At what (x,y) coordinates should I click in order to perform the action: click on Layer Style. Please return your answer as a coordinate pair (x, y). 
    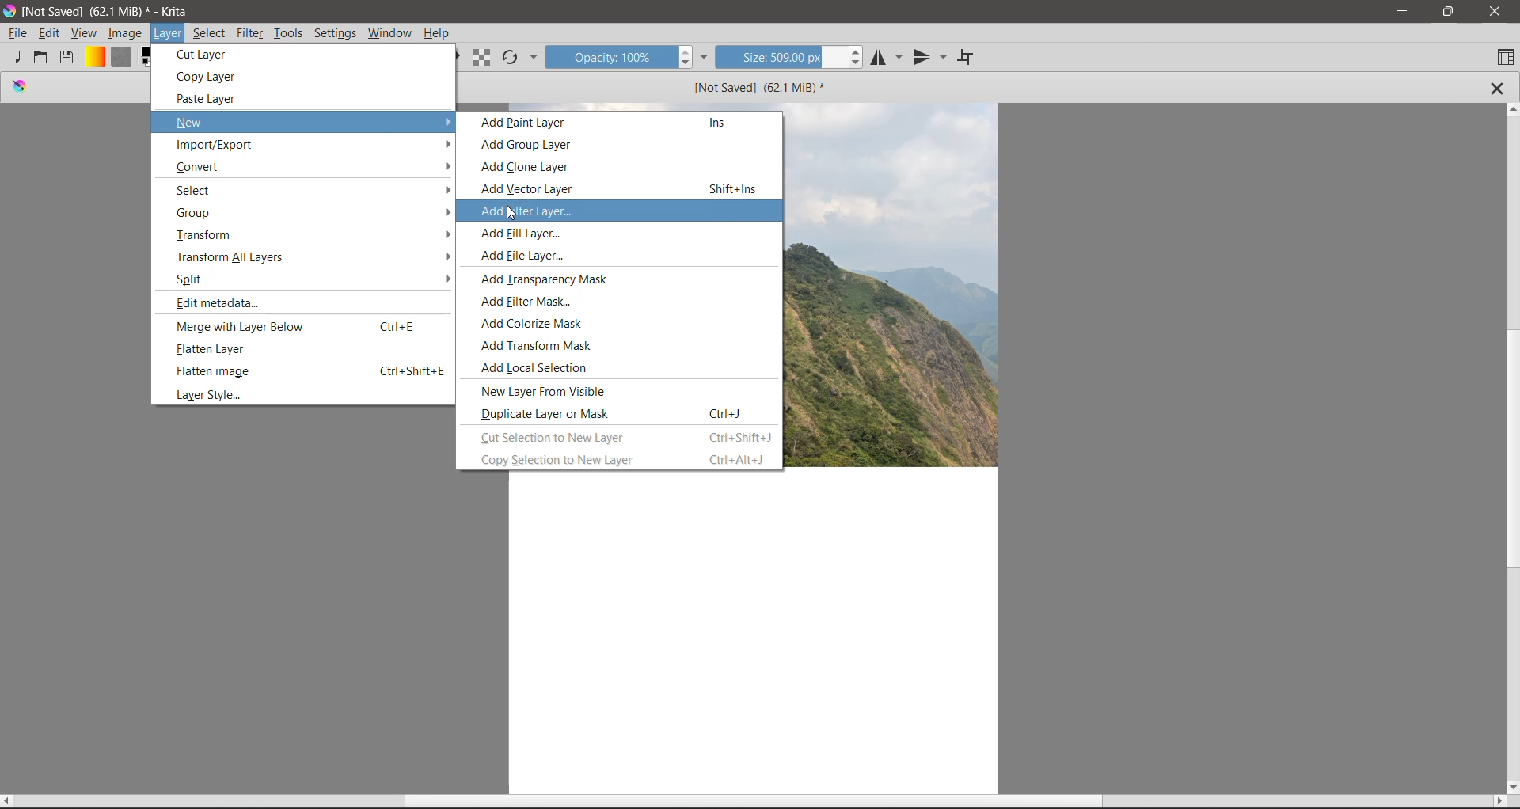
    Looking at the image, I should click on (207, 395).